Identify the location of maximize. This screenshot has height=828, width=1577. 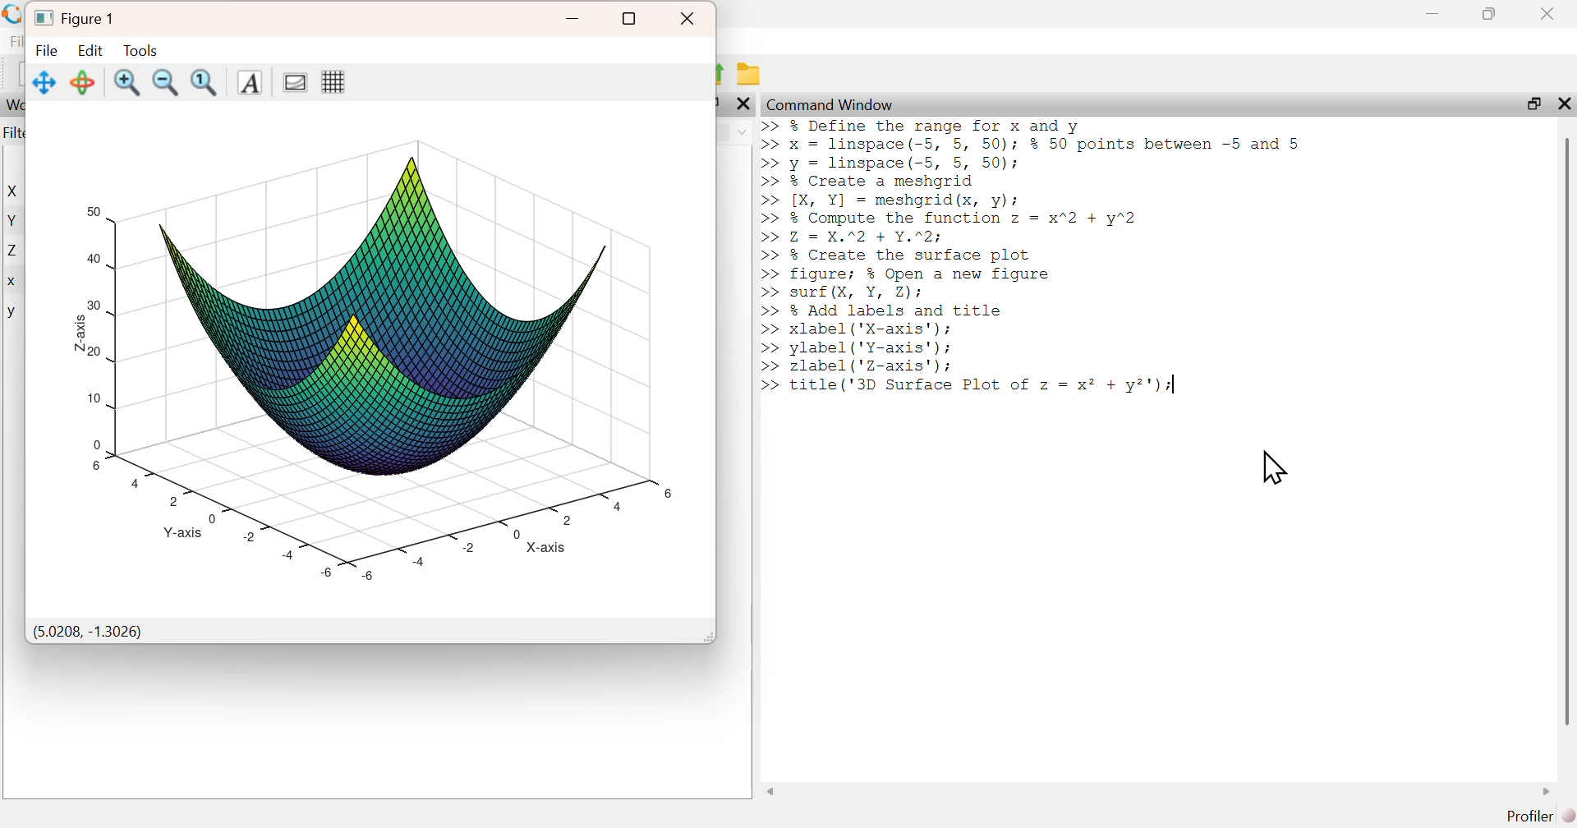
(1490, 13).